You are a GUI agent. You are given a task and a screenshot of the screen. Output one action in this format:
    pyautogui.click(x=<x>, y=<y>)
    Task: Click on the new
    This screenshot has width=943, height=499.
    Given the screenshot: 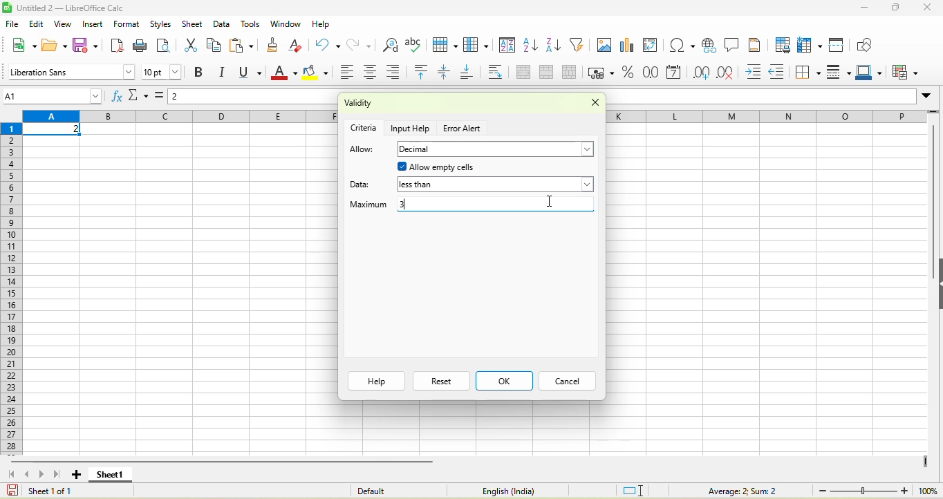 What is the action you would take?
    pyautogui.click(x=23, y=44)
    